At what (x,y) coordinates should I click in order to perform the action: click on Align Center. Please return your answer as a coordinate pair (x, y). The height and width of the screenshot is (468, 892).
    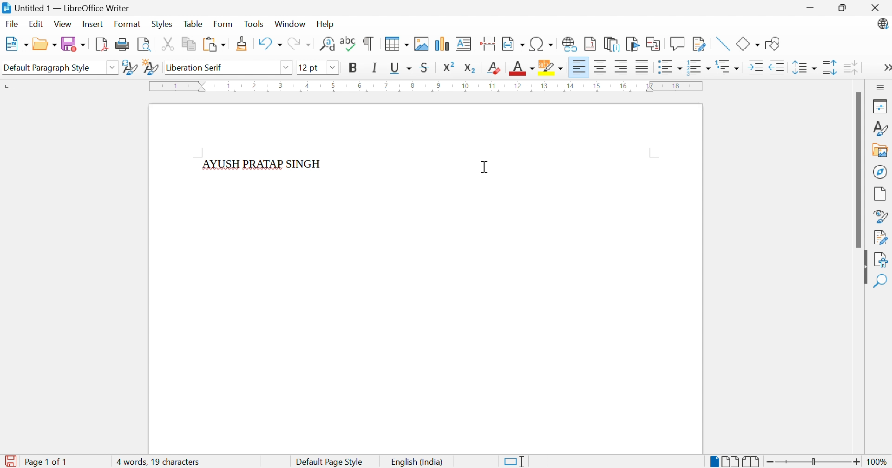
    Looking at the image, I should click on (600, 67).